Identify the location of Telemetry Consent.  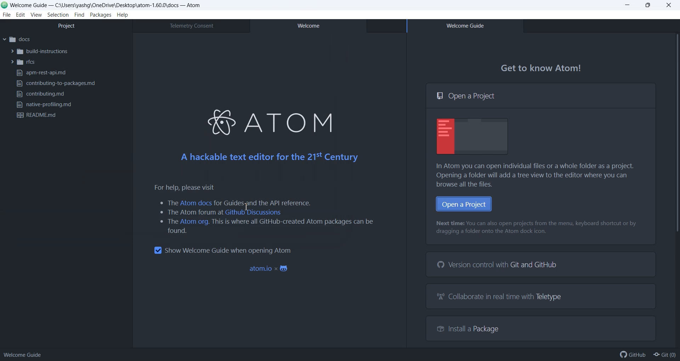
(191, 25).